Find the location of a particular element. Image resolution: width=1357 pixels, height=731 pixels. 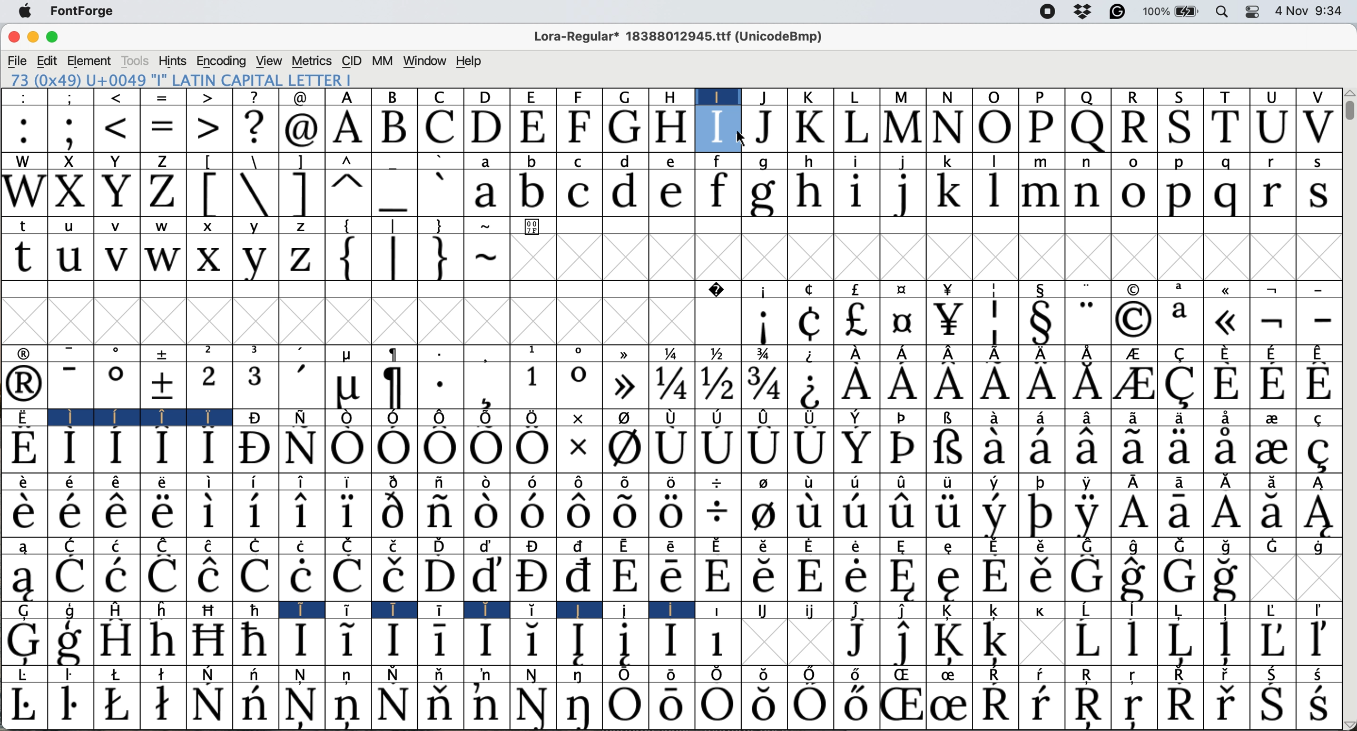

Symbol is located at coordinates (206, 704).